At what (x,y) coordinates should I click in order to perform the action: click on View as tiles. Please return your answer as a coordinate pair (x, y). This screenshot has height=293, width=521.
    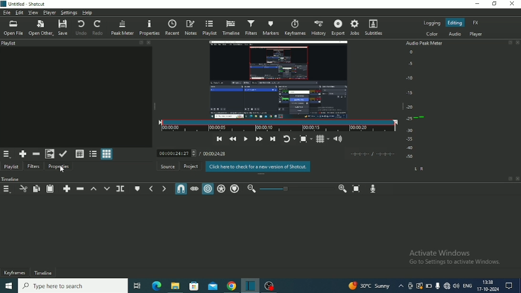
    Looking at the image, I should click on (93, 154).